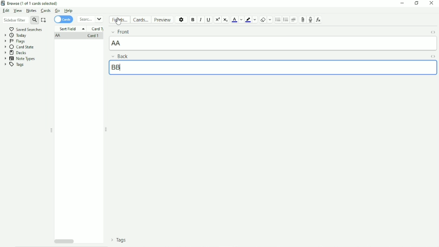  What do you see at coordinates (18, 11) in the screenshot?
I see `View` at bounding box center [18, 11].